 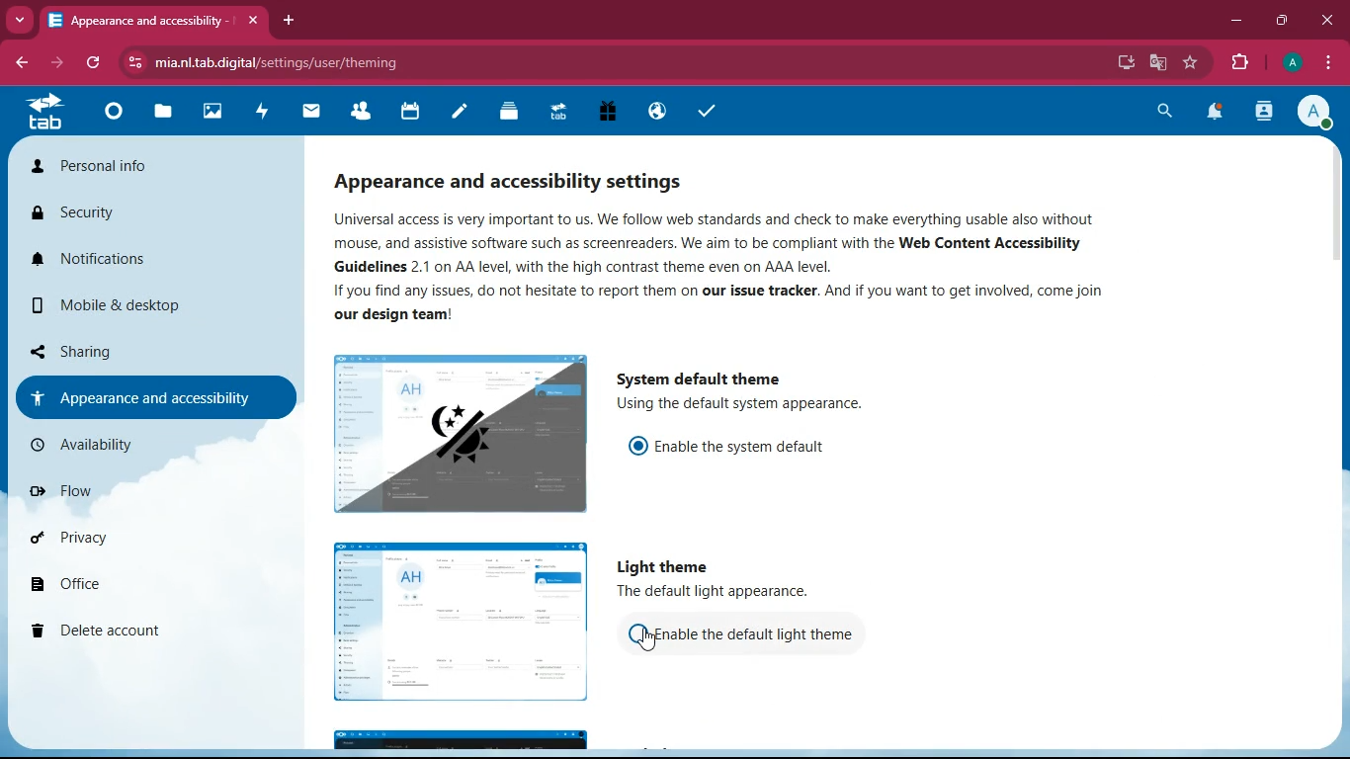 I want to click on close, so click(x=1330, y=21).